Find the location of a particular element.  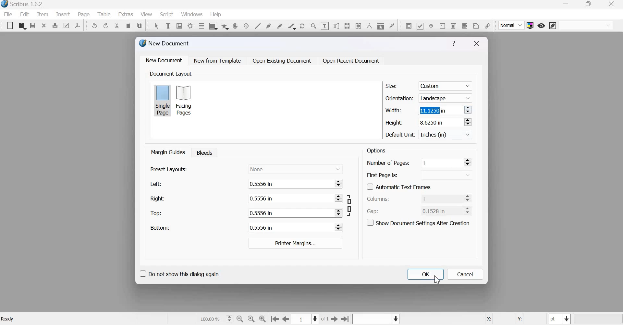

Automatic Text Frames is located at coordinates (399, 186).